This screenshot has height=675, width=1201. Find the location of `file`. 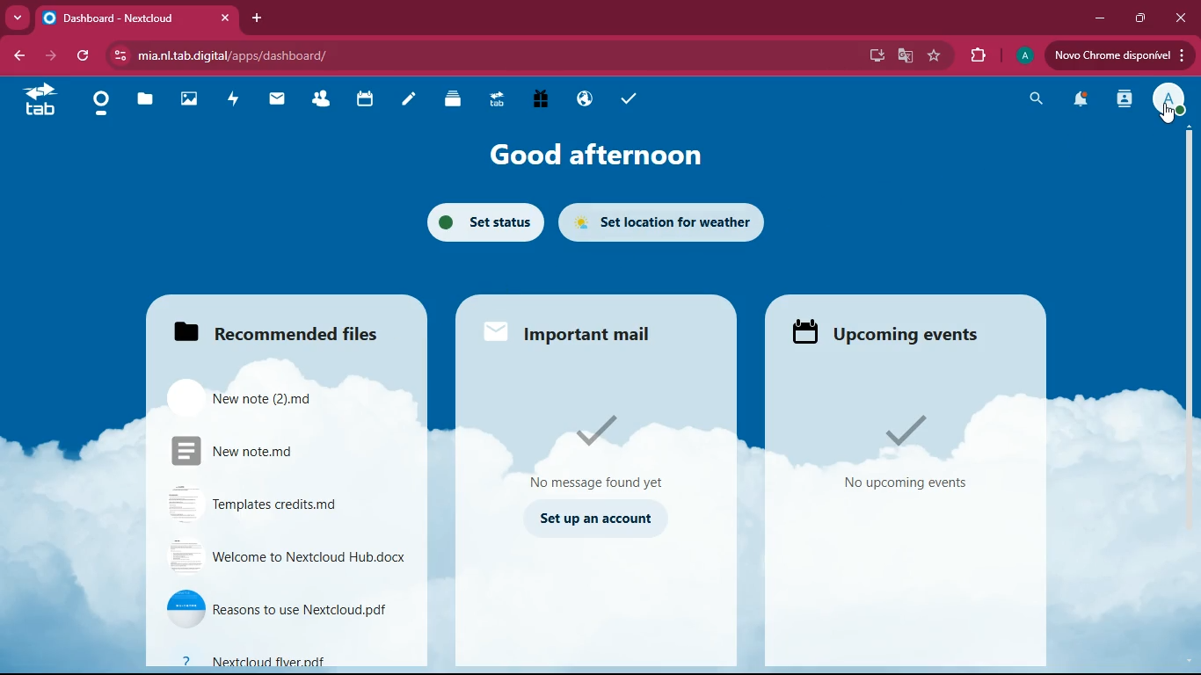

file is located at coordinates (285, 504).